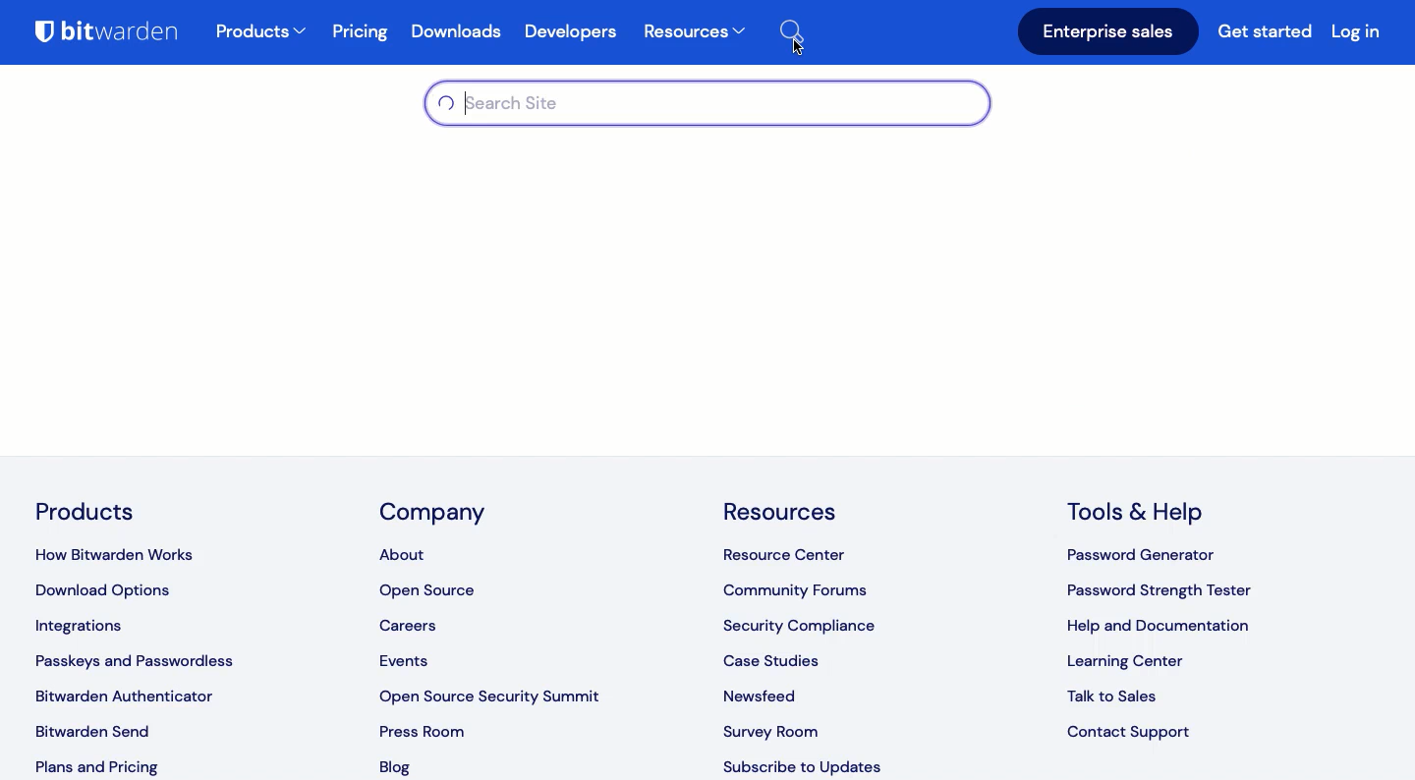 This screenshot has width=1415, height=780. I want to click on open source, so click(430, 591).